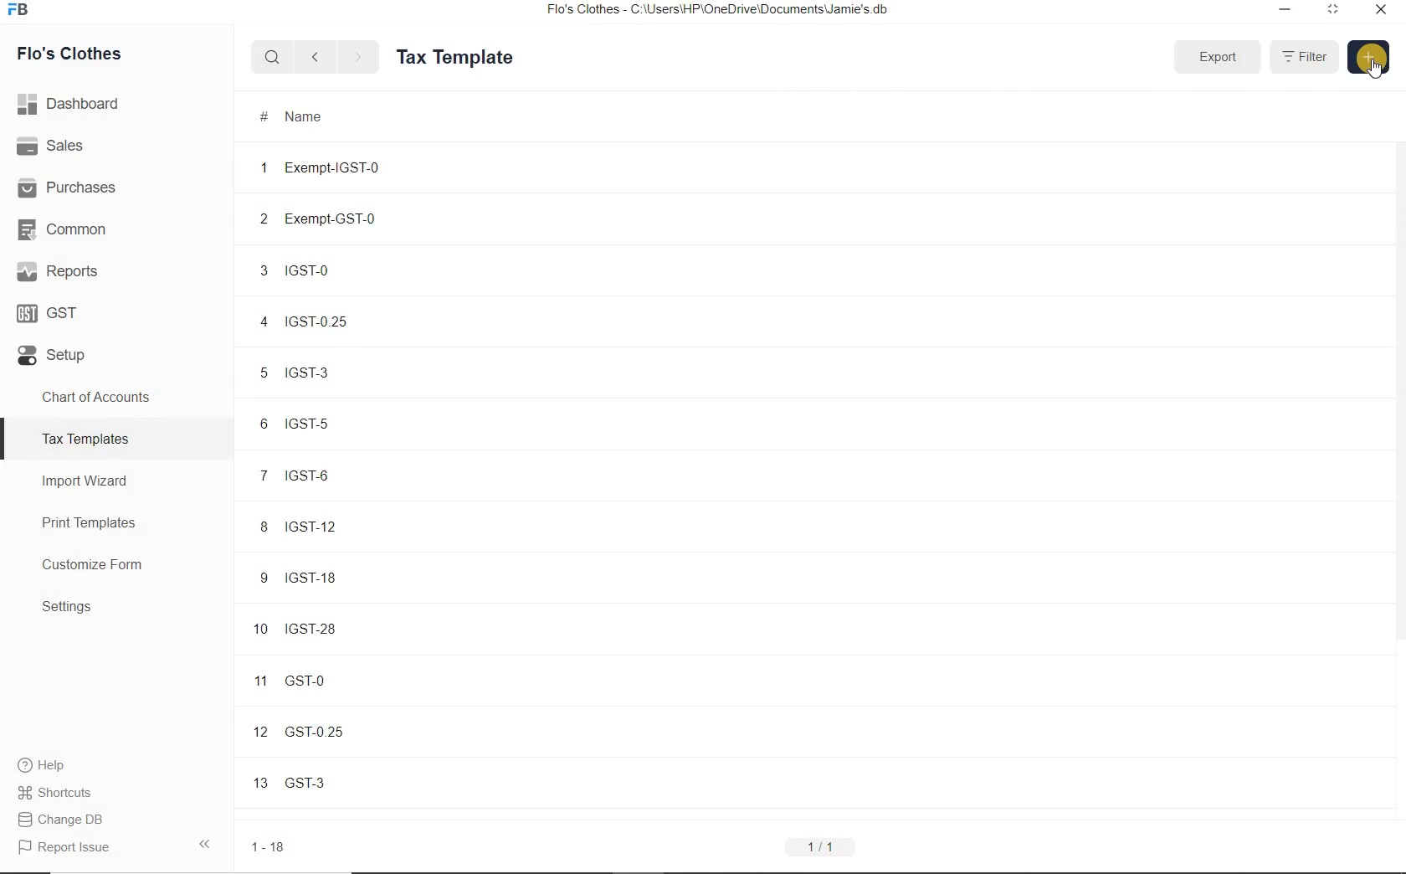  I want to click on Chart of Accounts, so click(115, 397).